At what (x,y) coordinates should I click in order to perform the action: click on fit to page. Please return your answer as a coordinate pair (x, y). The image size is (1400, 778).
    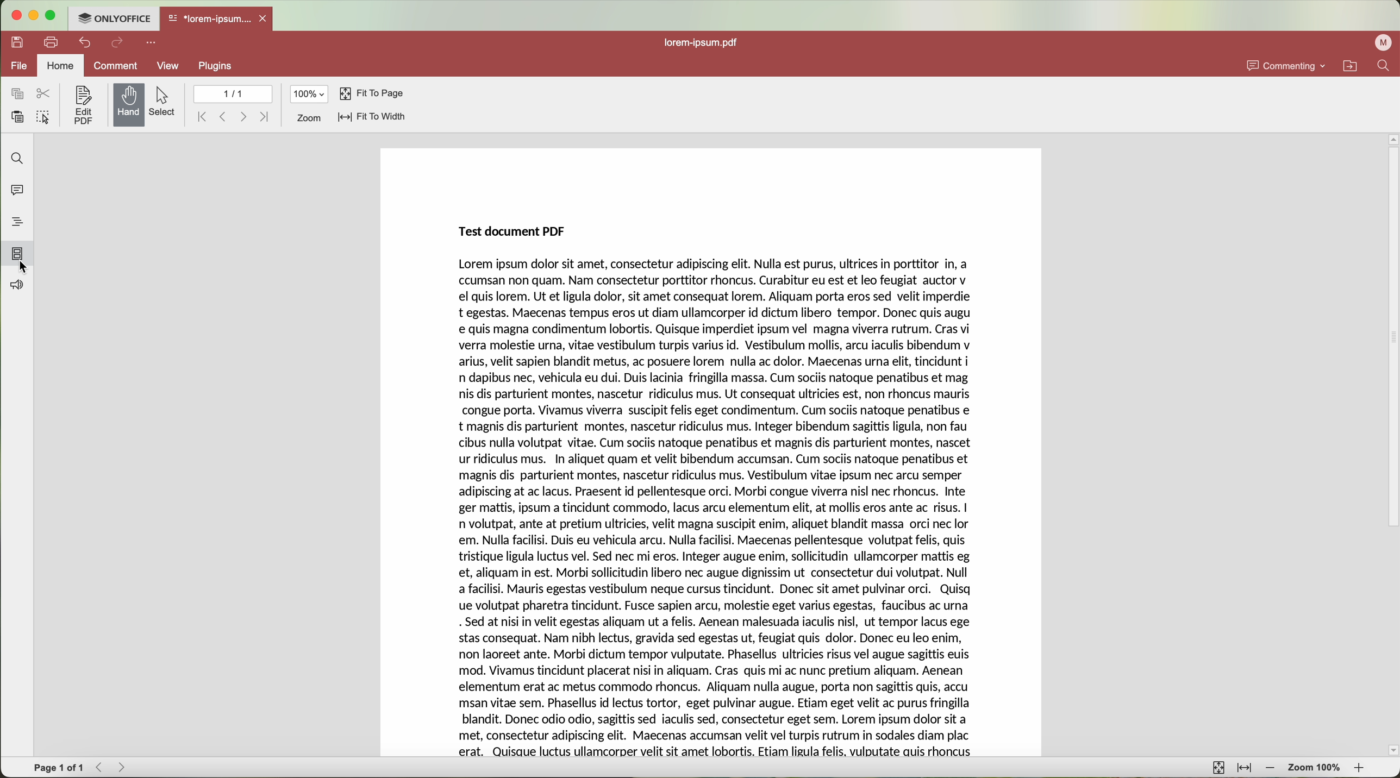
    Looking at the image, I should click on (372, 94).